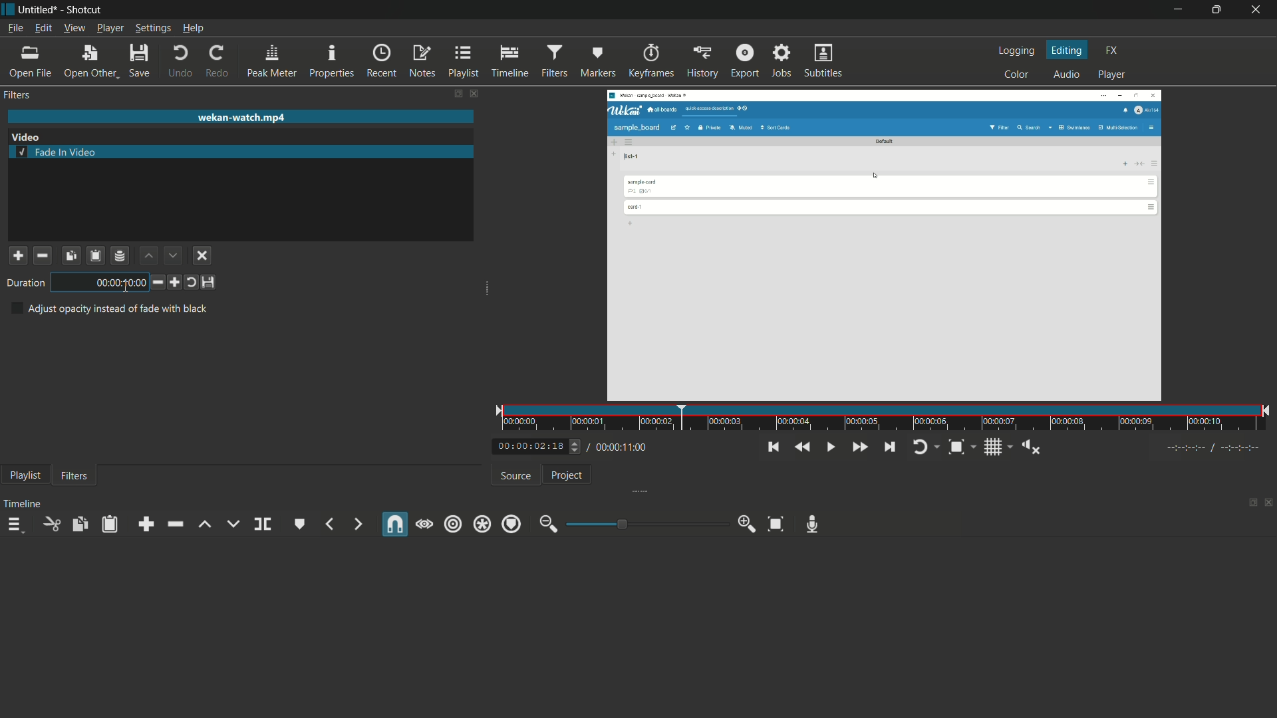 The width and height of the screenshot is (1277, 718). Describe the element at coordinates (1019, 51) in the screenshot. I see `logging` at that location.